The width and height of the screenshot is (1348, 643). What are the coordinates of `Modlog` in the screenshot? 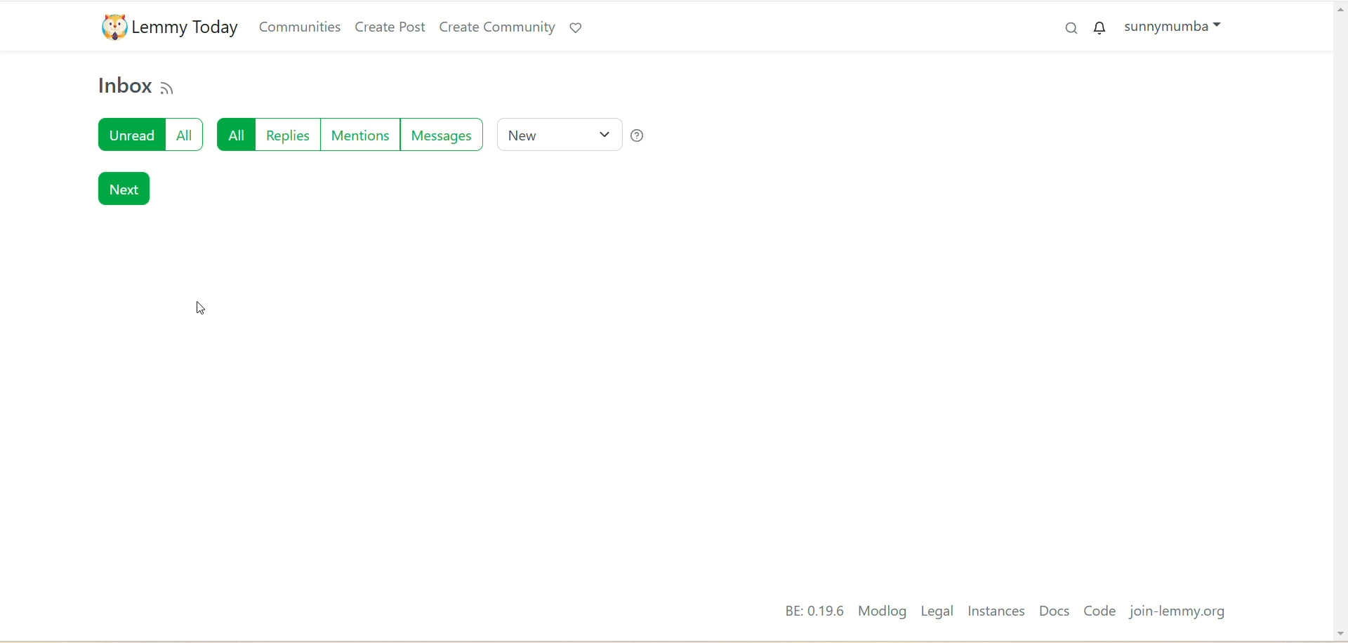 It's located at (882, 612).